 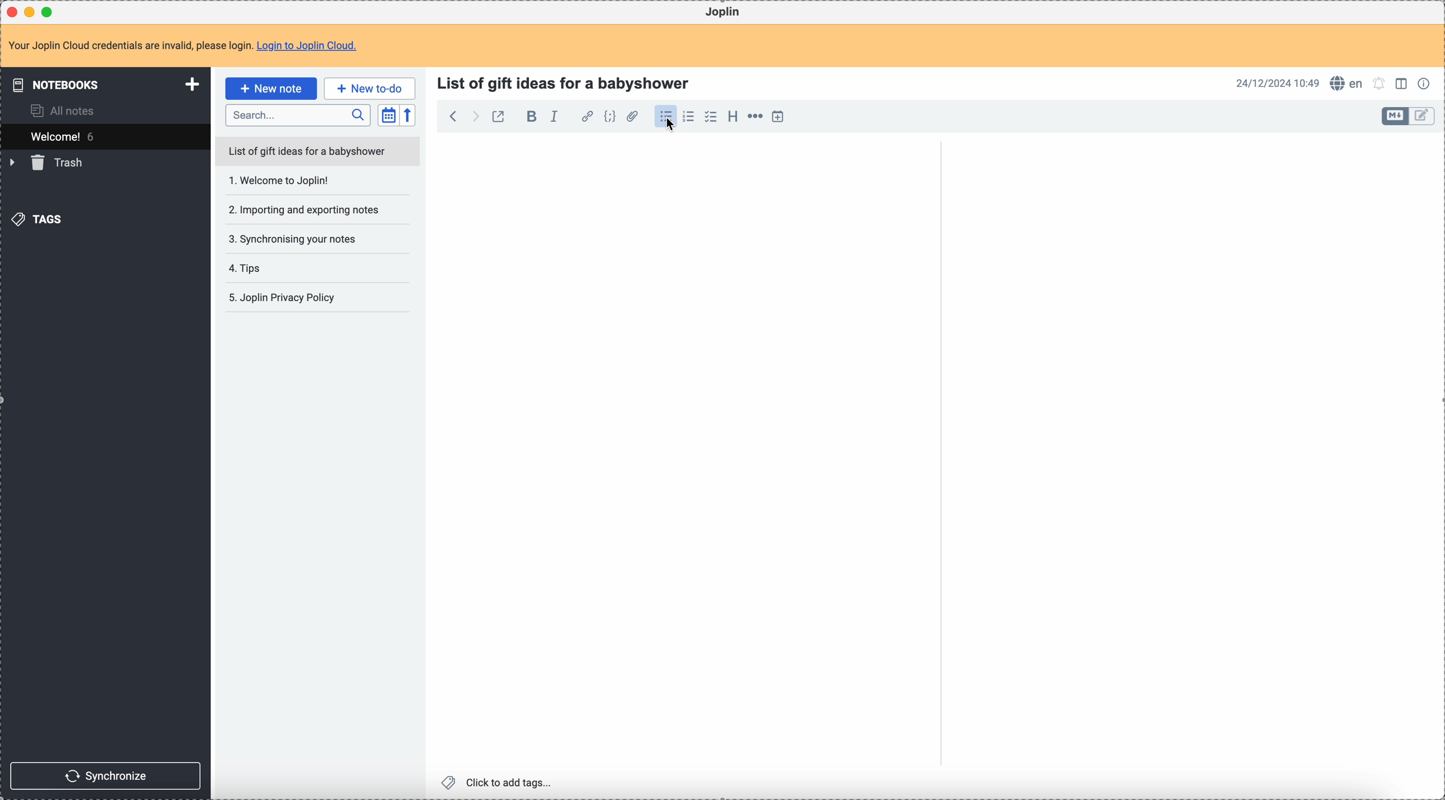 I want to click on close Joplin, so click(x=11, y=12).